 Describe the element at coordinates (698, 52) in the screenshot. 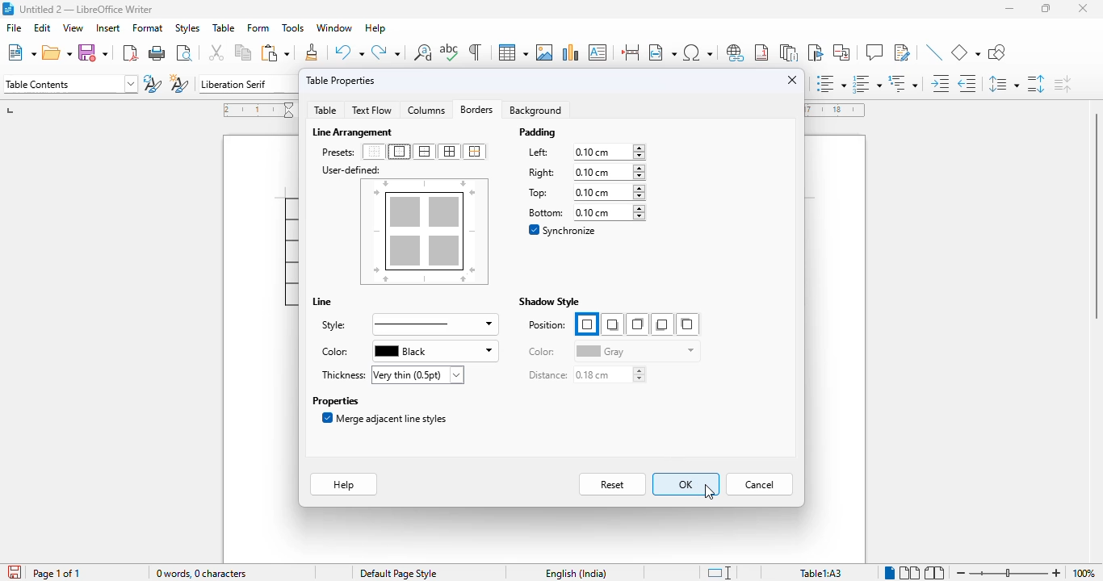

I see `insert special characters` at that location.